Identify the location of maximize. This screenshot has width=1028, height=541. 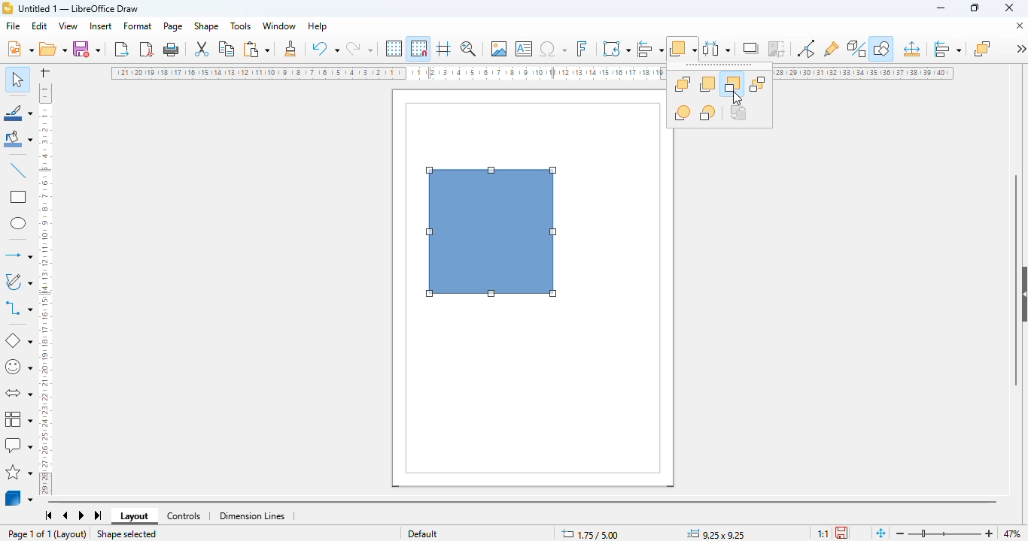
(975, 8).